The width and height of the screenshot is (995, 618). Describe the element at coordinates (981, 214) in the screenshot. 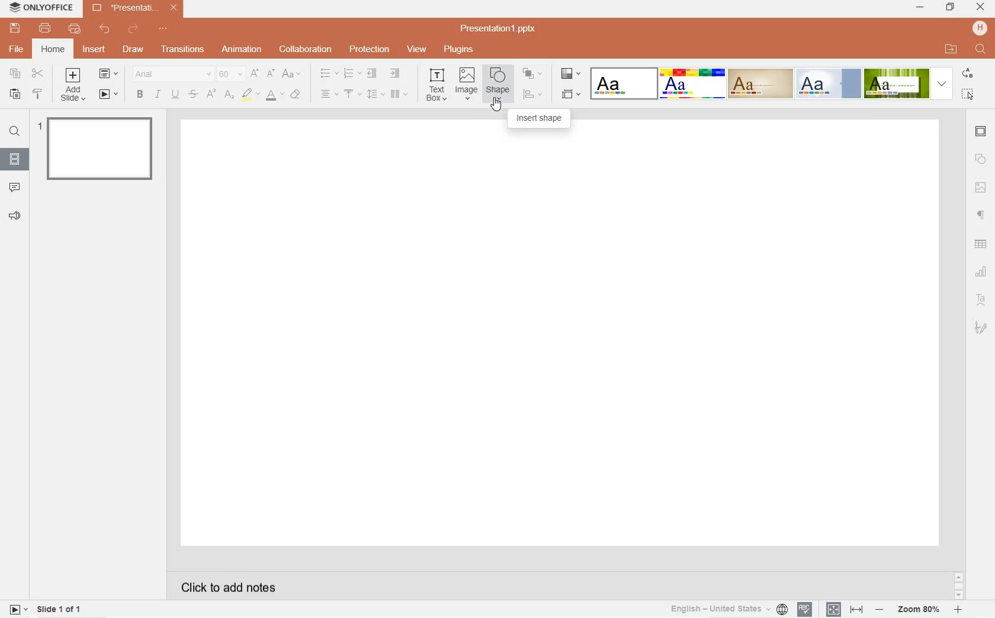

I see `paragraph settings` at that location.